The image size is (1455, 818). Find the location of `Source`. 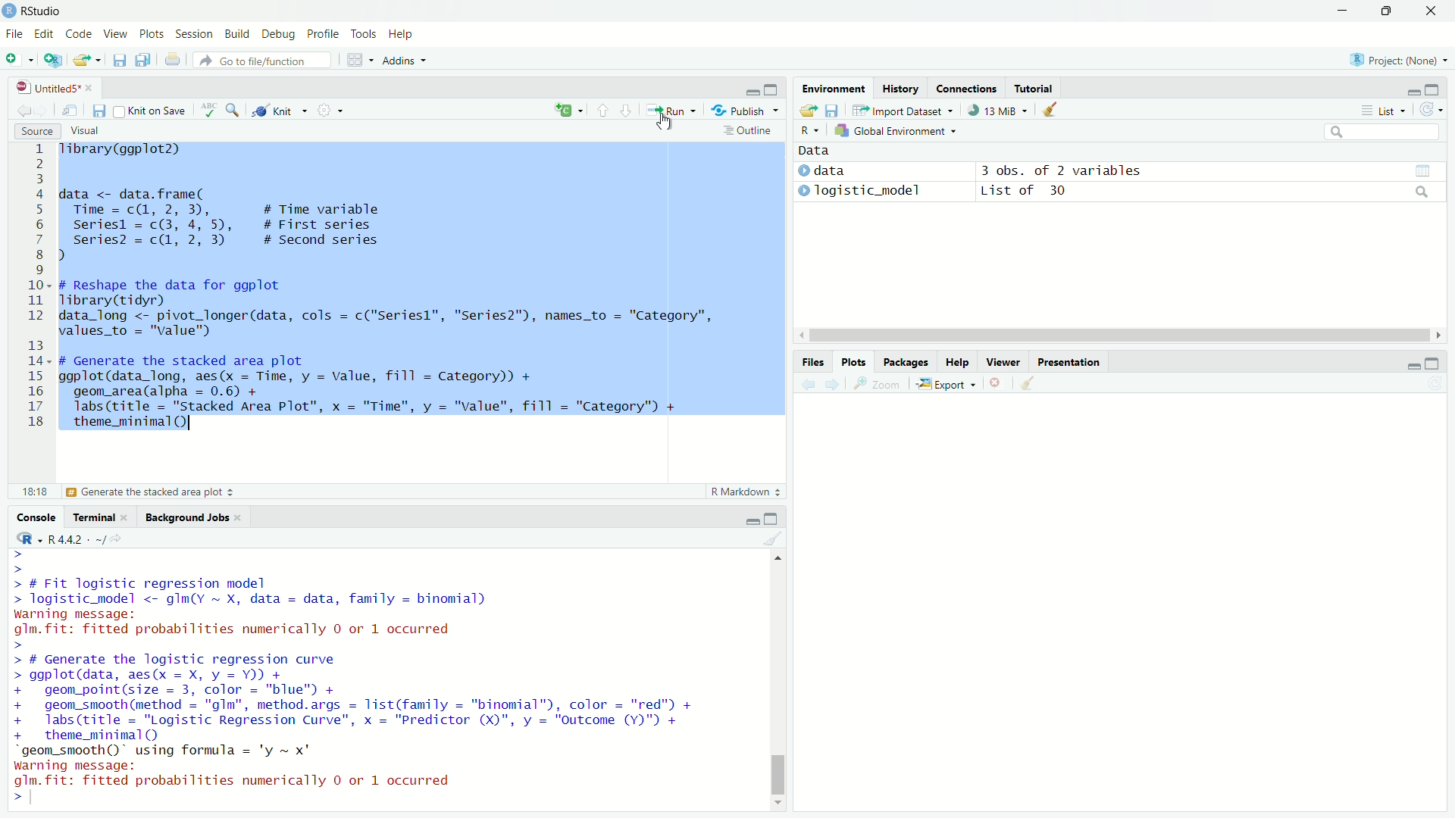

Source is located at coordinates (39, 129).